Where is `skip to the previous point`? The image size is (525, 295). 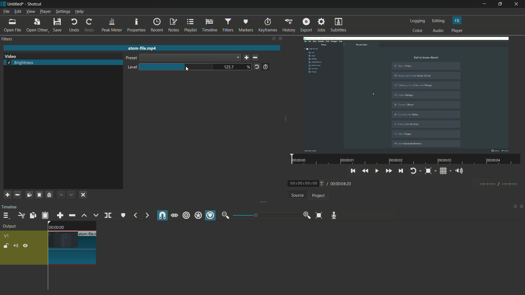
skip to the previous point is located at coordinates (353, 170).